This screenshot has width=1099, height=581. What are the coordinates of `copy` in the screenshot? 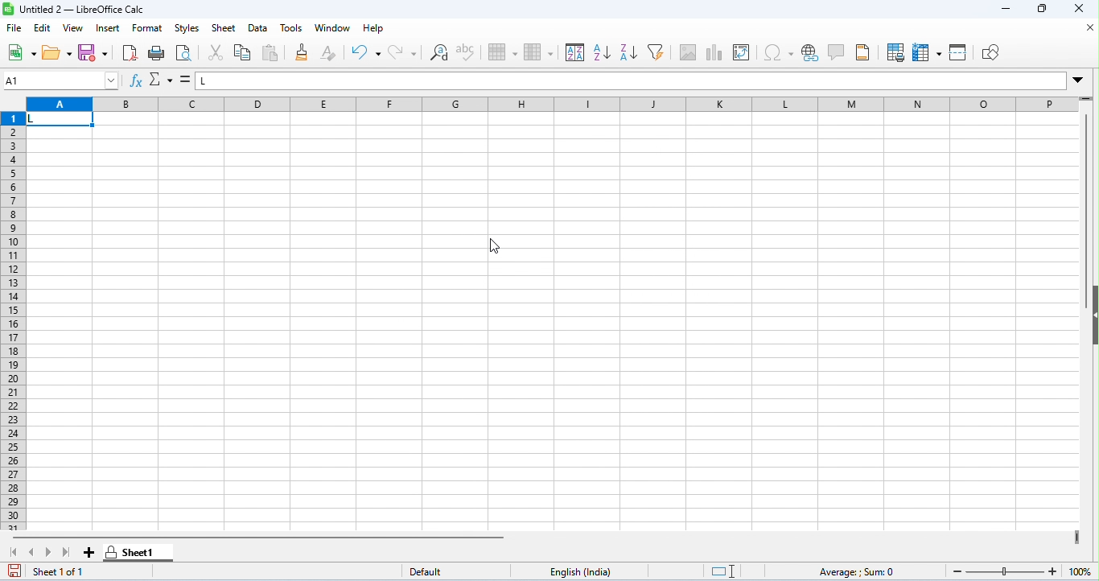 It's located at (242, 52).